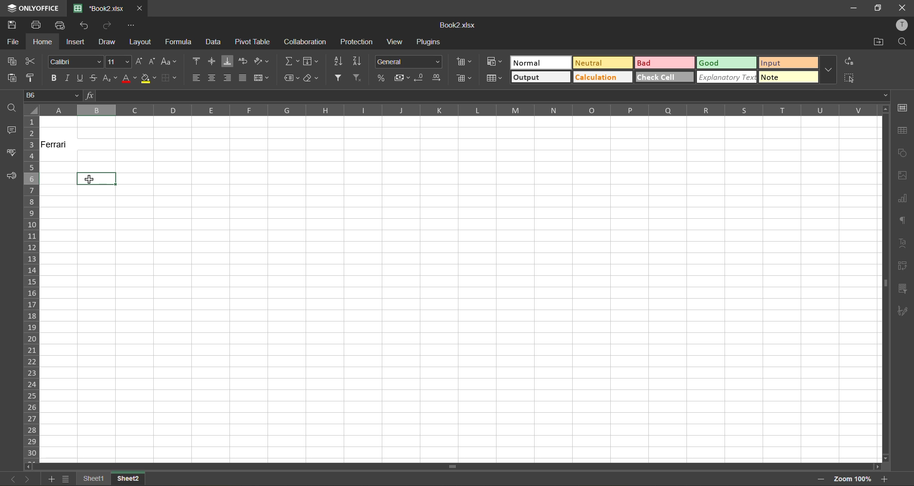 The height and width of the screenshot is (486, 914). Describe the element at coordinates (727, 63) in the screenshot. I see `good` at that location.